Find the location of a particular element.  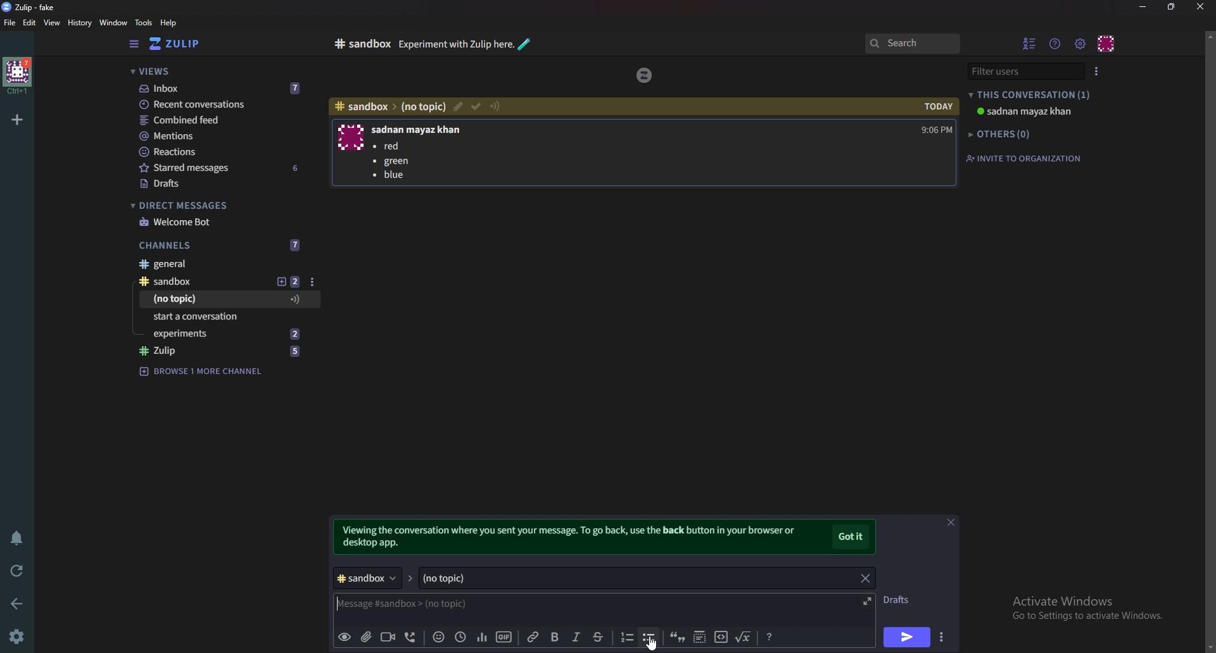

close topic is located at coordinates (865, 578).